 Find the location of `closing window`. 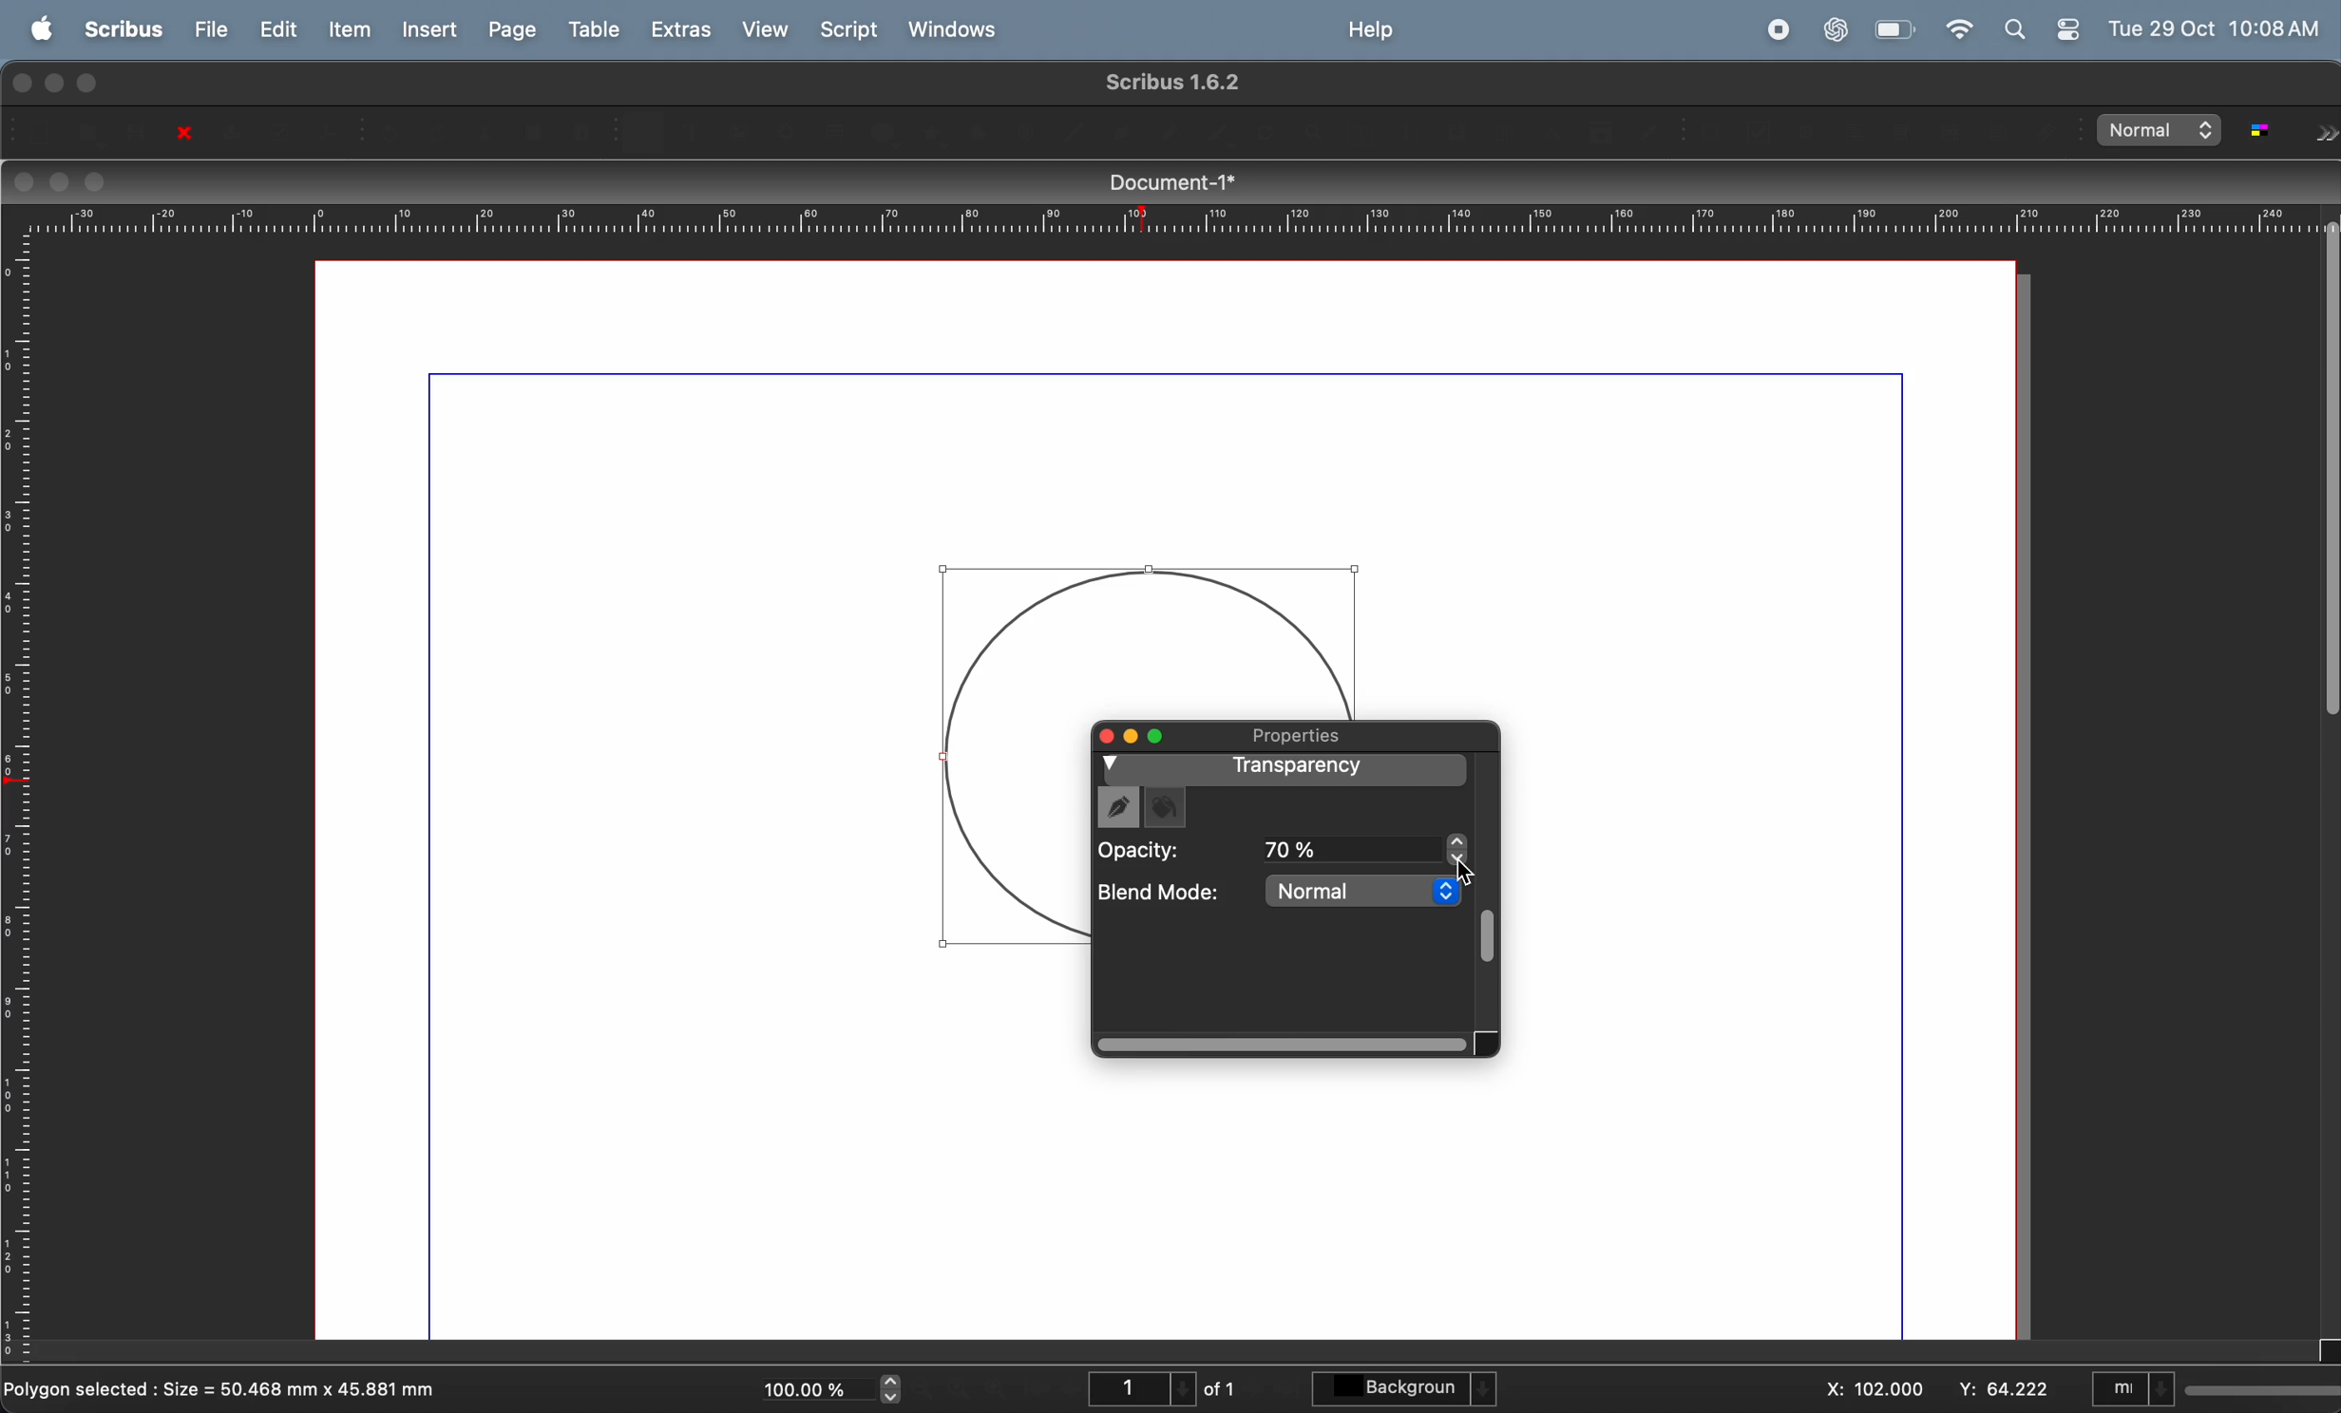

closing window is located at coordinates (21, 83).